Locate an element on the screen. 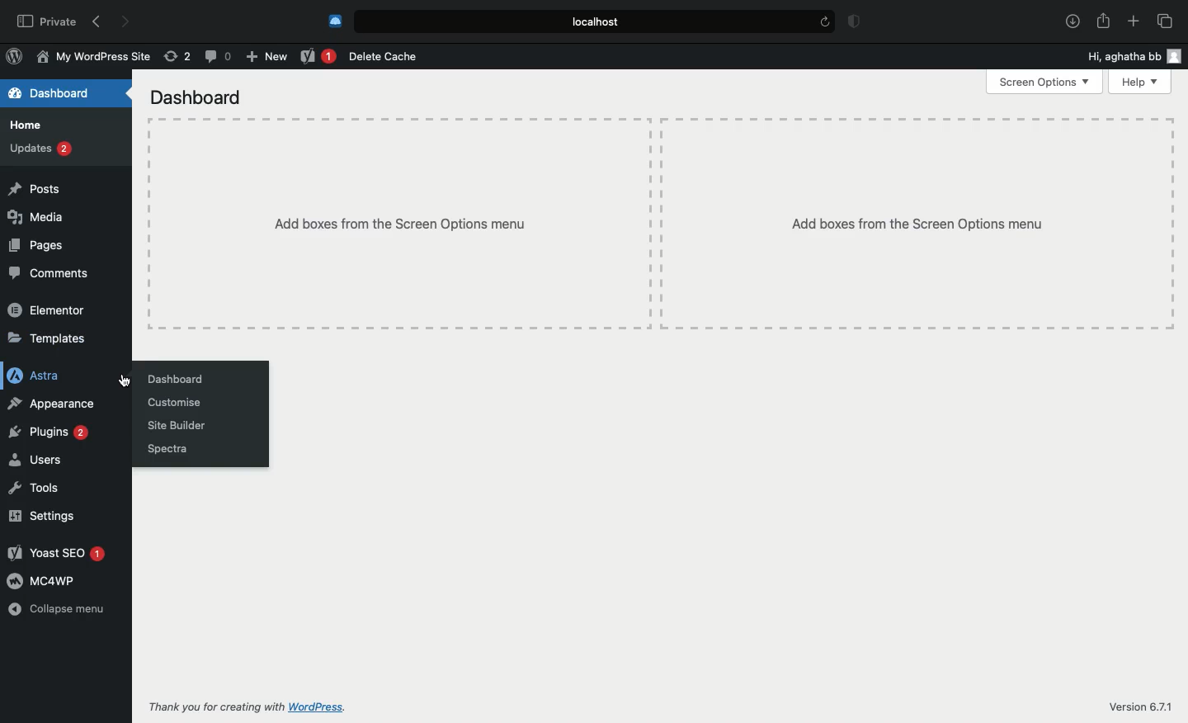  Add boxes from the screen options menu is located at coordinates (397, 223).